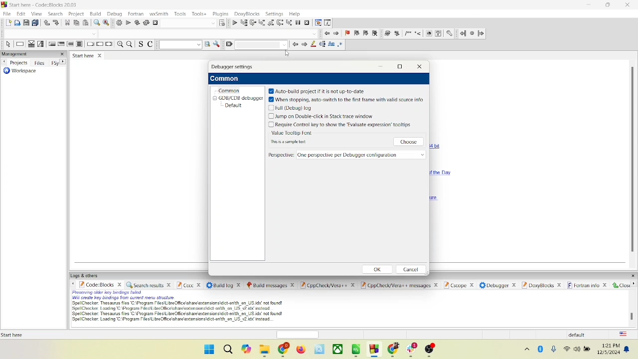 The image size is (638, 359). What do you see at coordinates (120, 23) in the screenshot?
I see `build` at bounding box center [120, 23].